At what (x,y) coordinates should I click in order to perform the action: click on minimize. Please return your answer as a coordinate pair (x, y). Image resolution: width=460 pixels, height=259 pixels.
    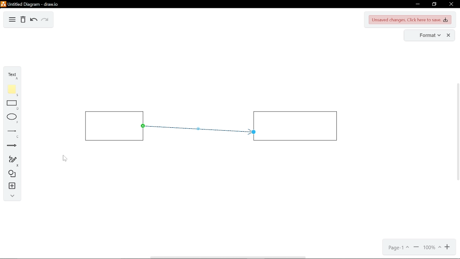
    Looking at the image, I should click on (419, 4).